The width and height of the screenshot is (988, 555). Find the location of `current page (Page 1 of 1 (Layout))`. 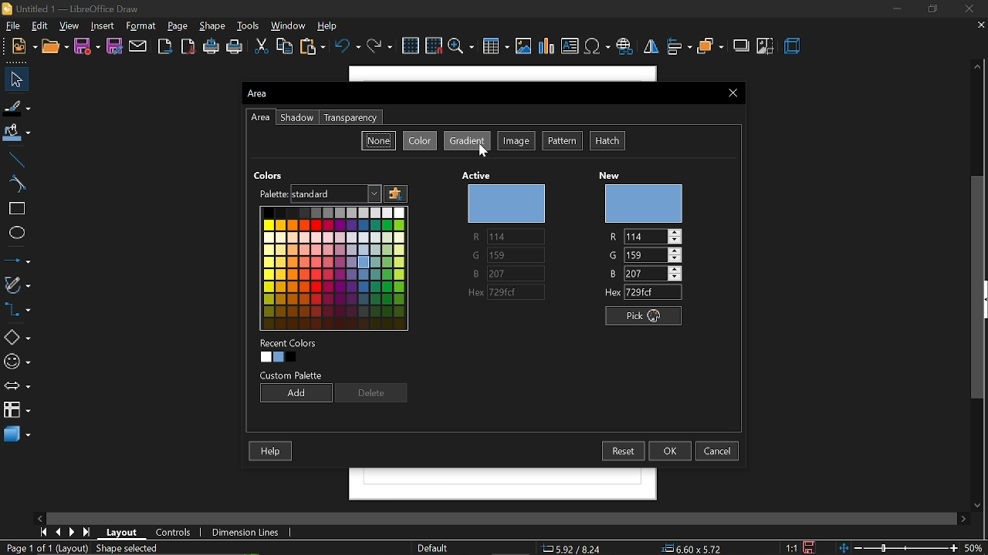

current page (Page 1 of 1 (Layout)) is located at coordinates (44, 549).